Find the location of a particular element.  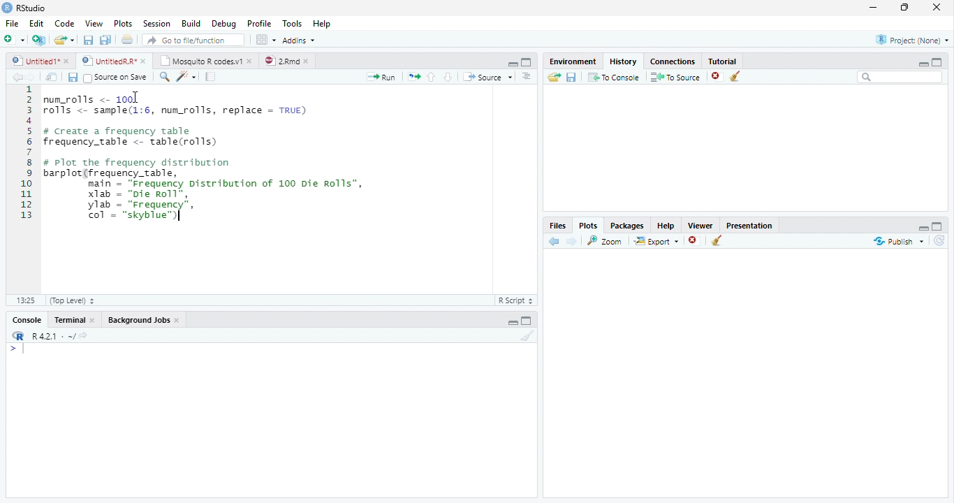

Packages is located at coordinates (628, 225).